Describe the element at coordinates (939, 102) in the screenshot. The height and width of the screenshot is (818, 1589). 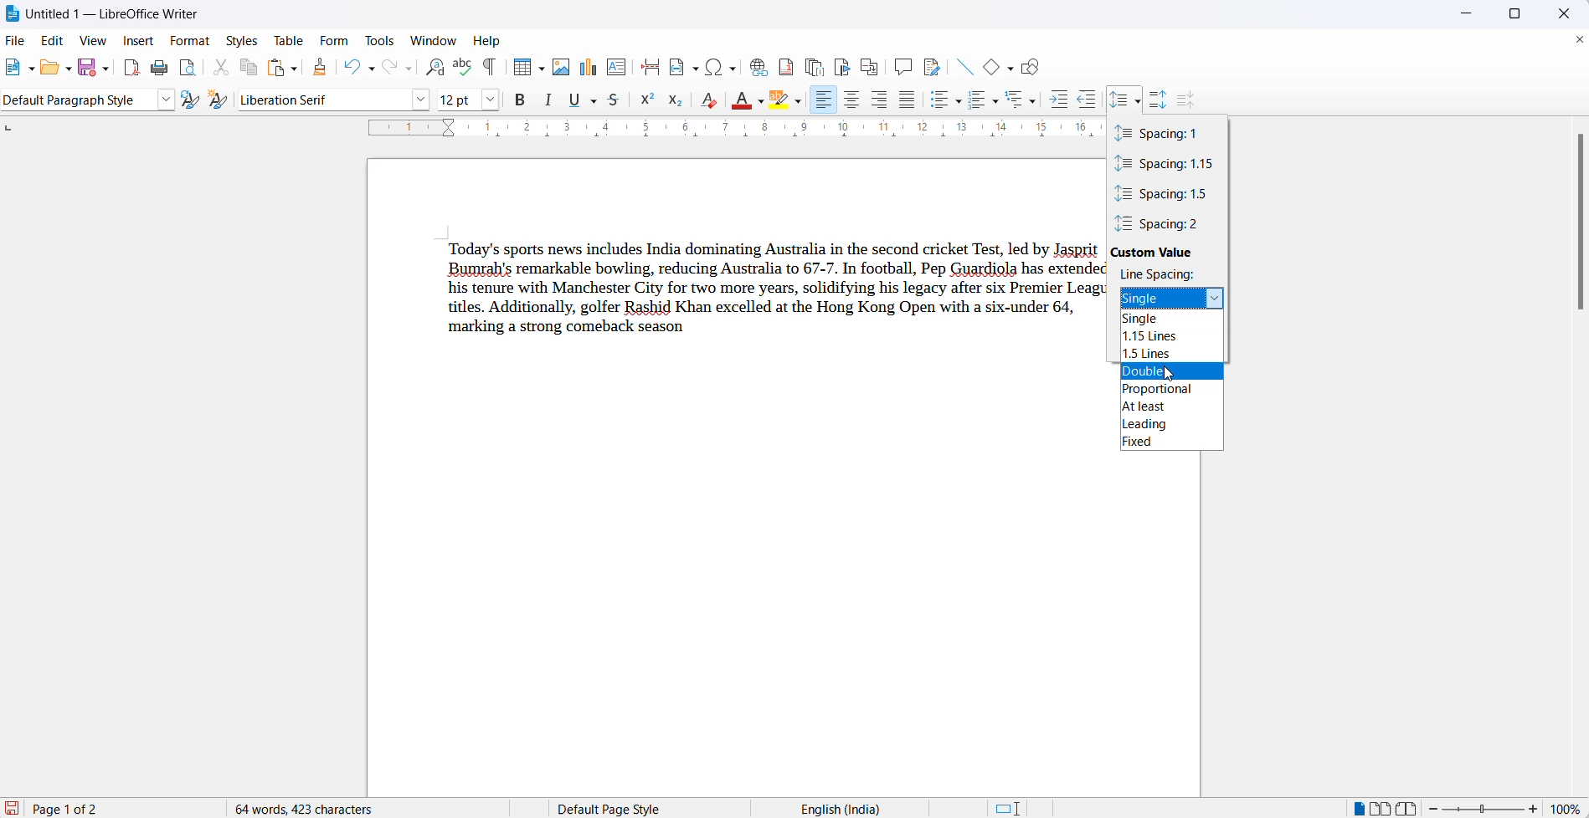
I see `toggle unordered list` at that location.